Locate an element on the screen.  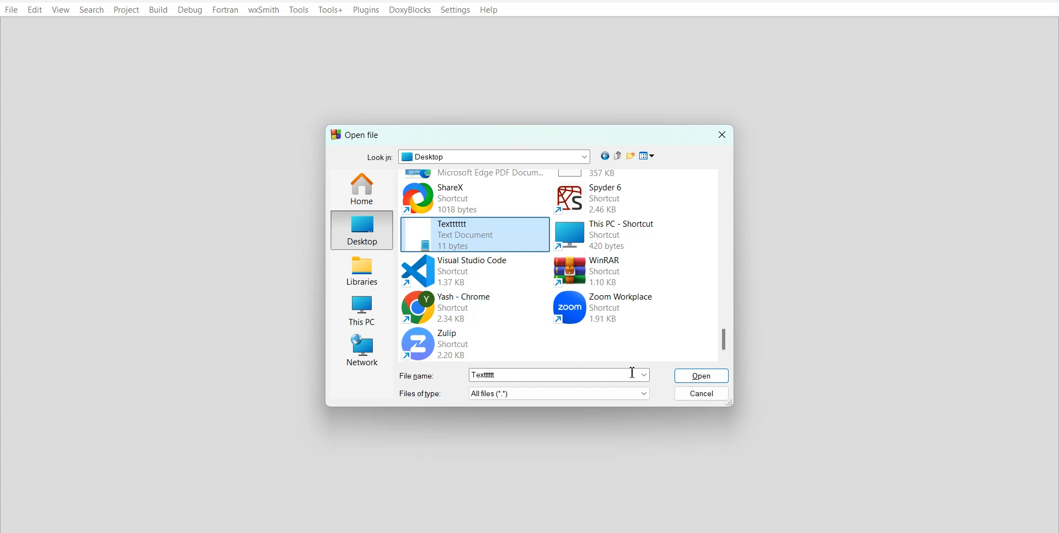
more options is located at coordinates (558, 374).